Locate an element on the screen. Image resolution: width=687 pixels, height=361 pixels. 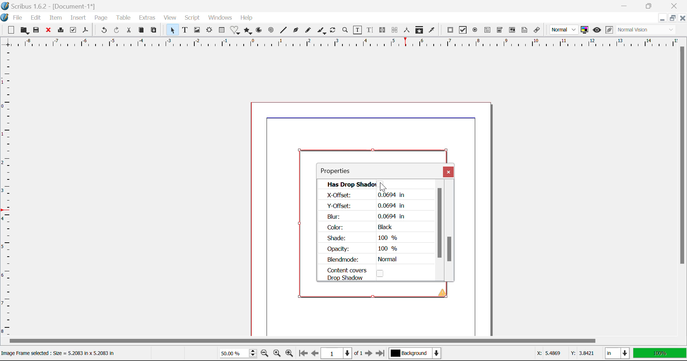
Color: Black is located at coordinates (361, 227).